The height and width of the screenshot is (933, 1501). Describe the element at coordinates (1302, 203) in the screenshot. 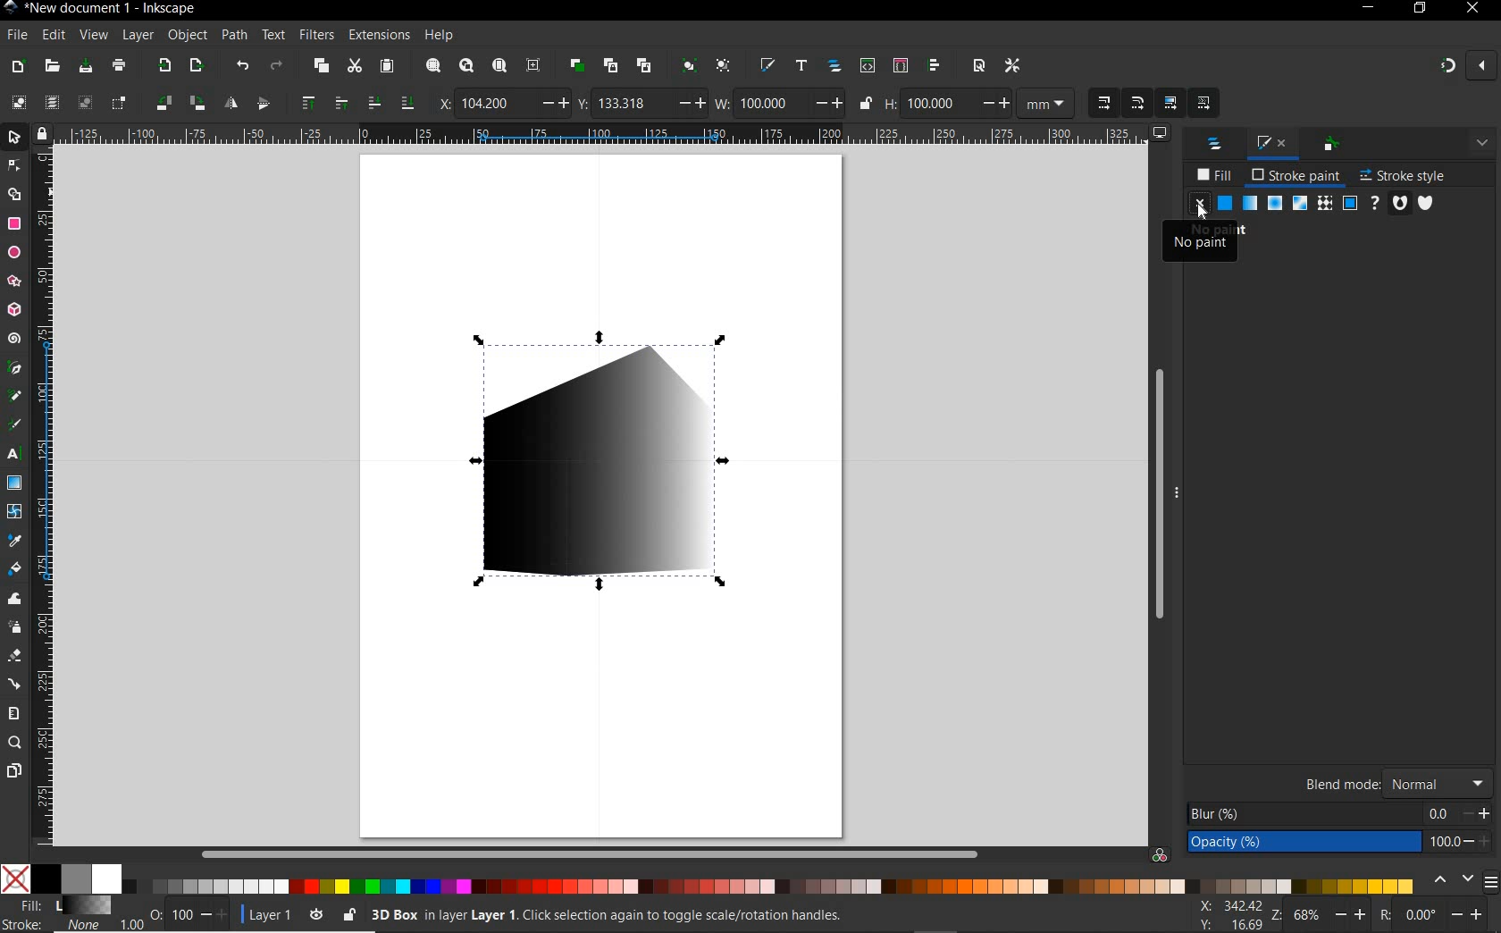

I see `STROKE PAINT SELECTIONS` at that location.